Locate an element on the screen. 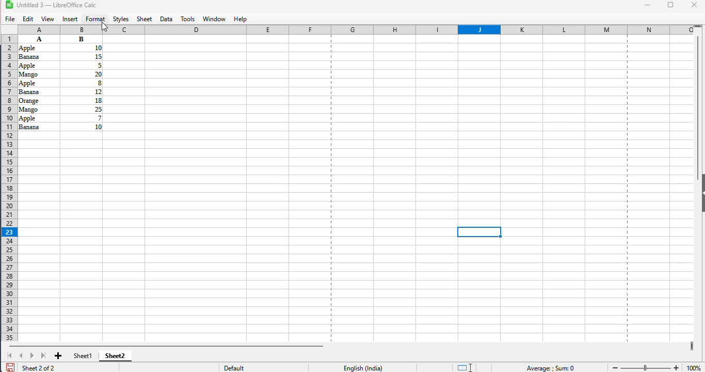 This screenshot has width=705, height=372. view is located at coordinates (47, 19).